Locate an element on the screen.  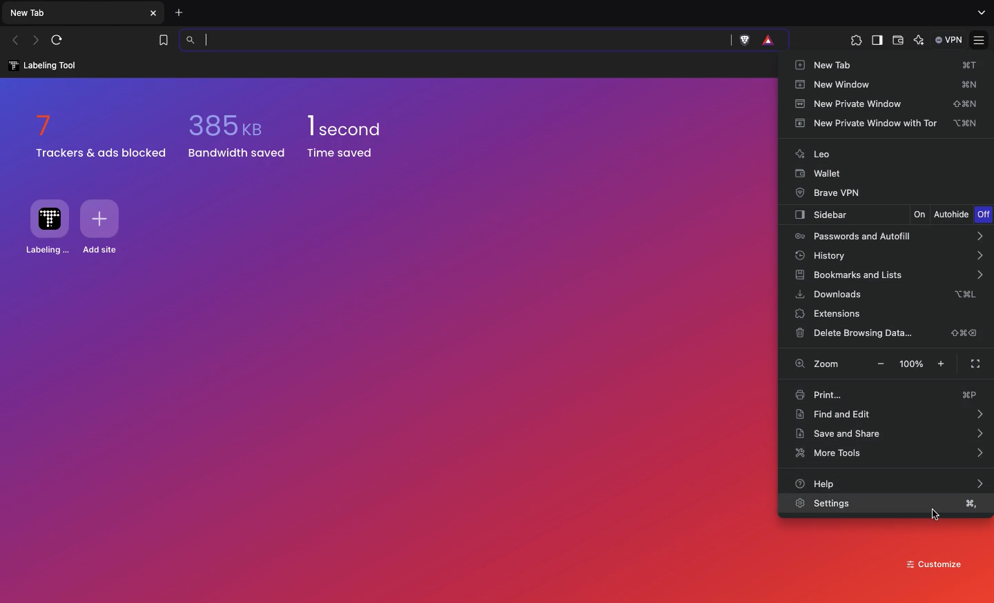
Print is located at coordinates (888, 394).